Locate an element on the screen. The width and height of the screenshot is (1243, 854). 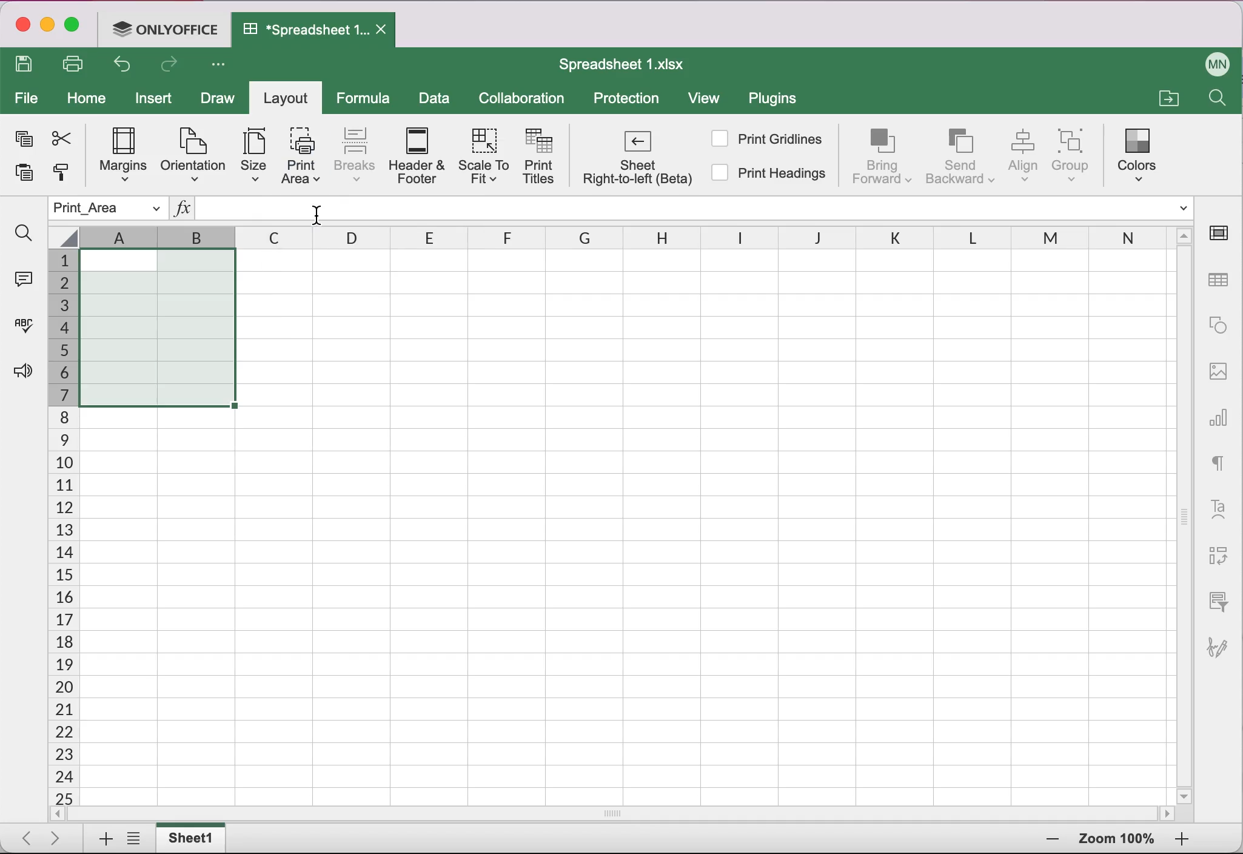
Scroll to first sheet is located at coordinates (22, 835).